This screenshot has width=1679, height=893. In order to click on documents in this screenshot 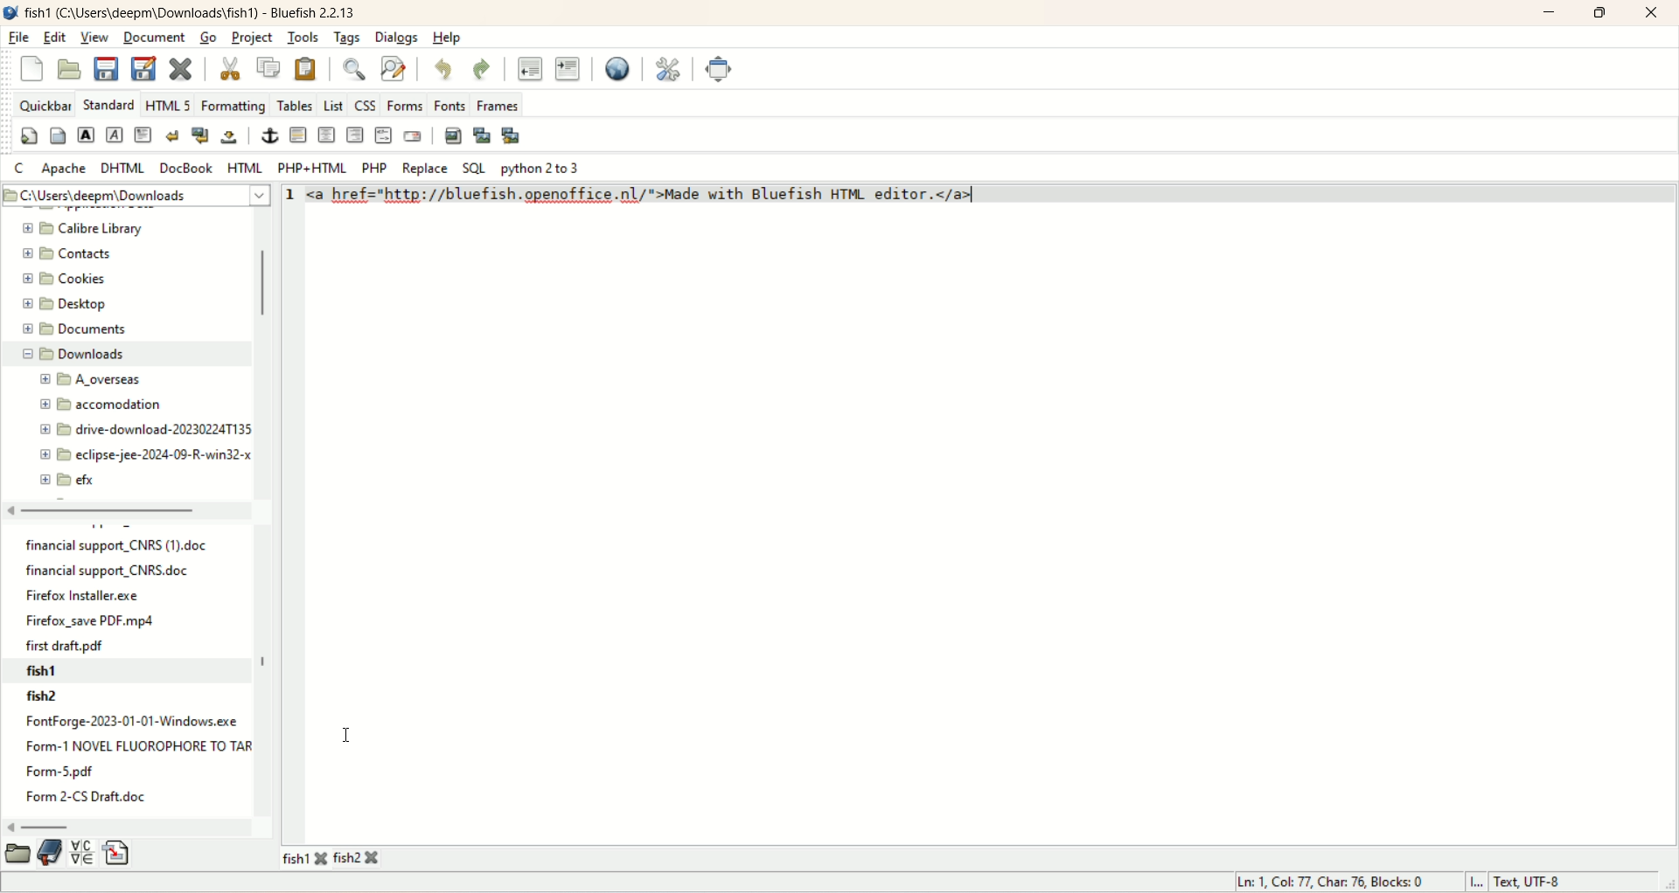, I will do `click(73, 329)`.